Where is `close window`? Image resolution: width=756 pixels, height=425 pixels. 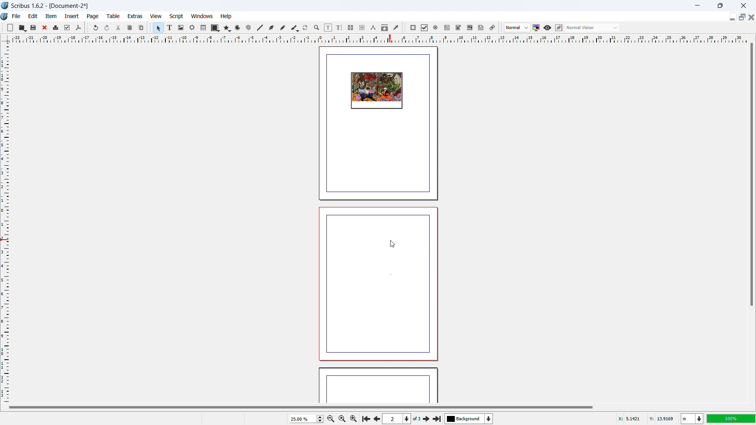 close window is located at coordinates (743, 5).